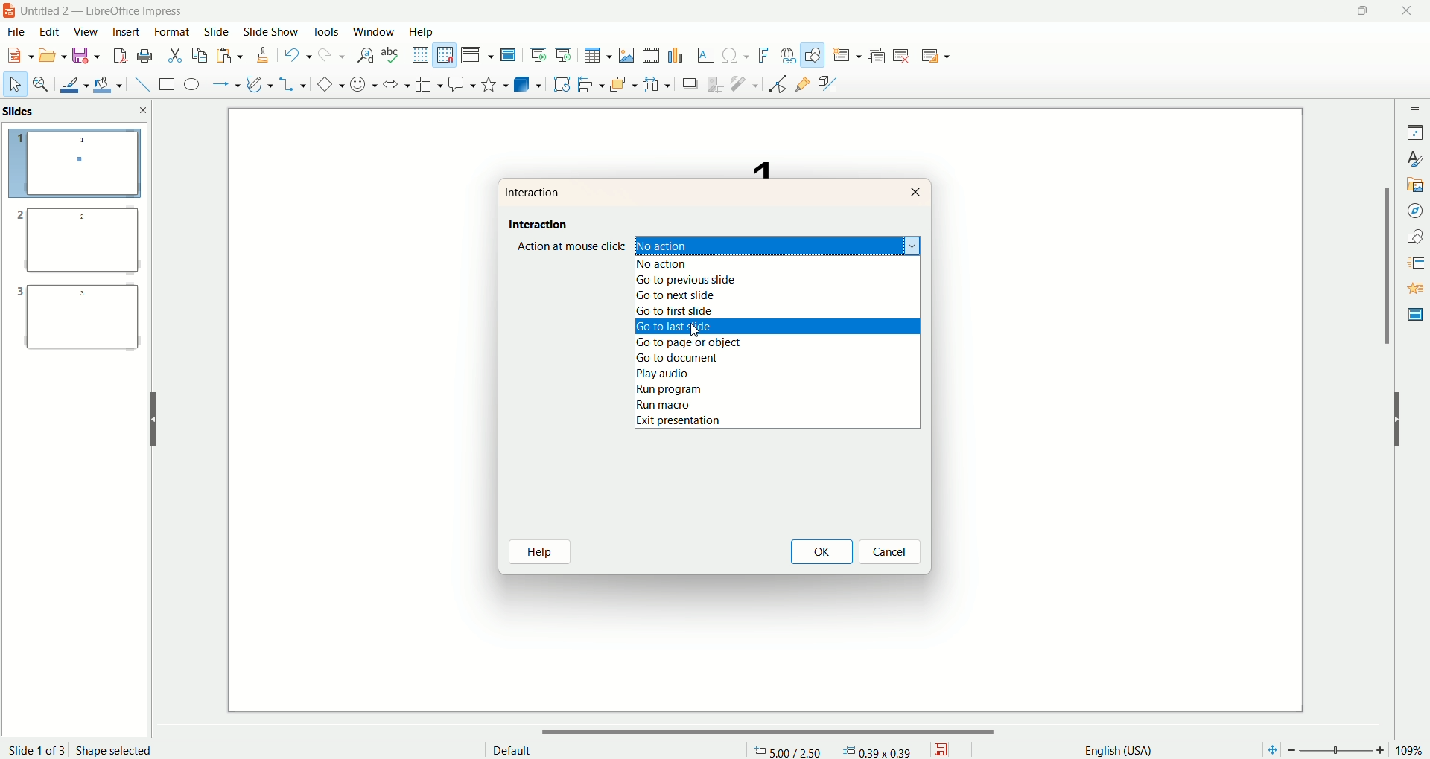  I want to click on style, so click(1414, 159).